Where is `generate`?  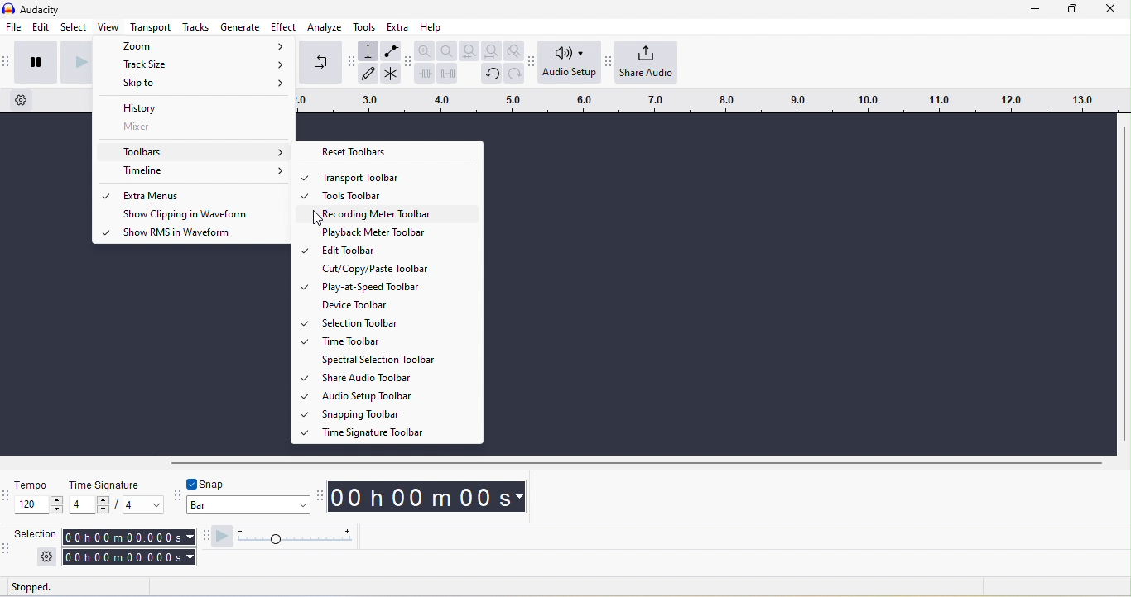 generate is located at coordinates (240, 26).